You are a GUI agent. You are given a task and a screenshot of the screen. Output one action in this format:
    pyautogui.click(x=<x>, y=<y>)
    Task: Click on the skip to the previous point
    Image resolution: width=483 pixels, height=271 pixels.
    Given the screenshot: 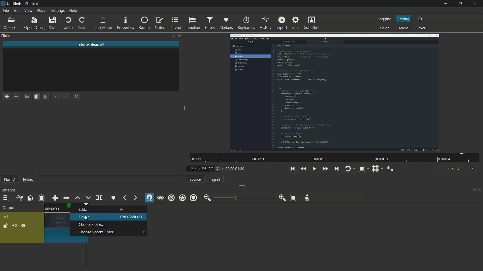 What is the action you would take?
    pyautogui.click(x=293, y=169)
    